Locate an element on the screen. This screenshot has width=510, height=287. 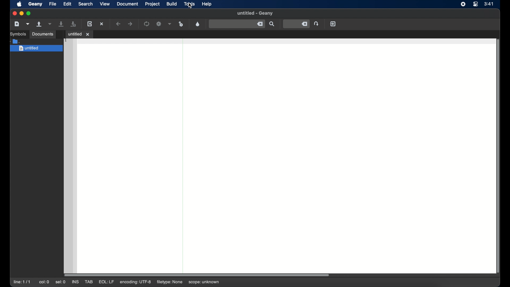
encoding: utf-8 is located at coordinates (135, 282).